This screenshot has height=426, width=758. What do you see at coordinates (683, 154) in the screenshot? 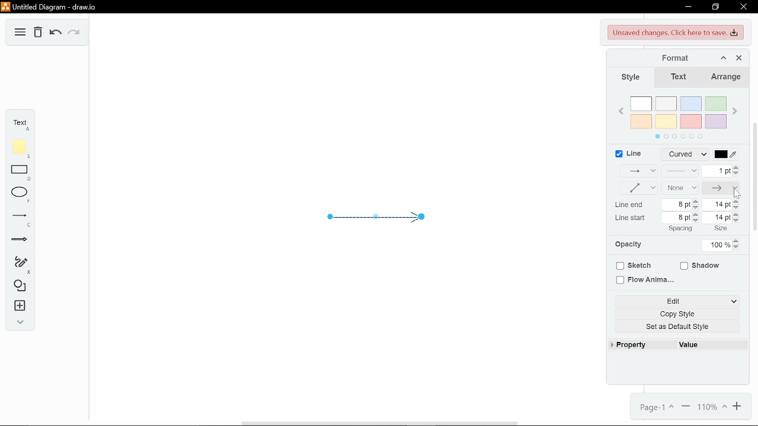
I see `Line style(curved)` at bounding box center [683, 154].